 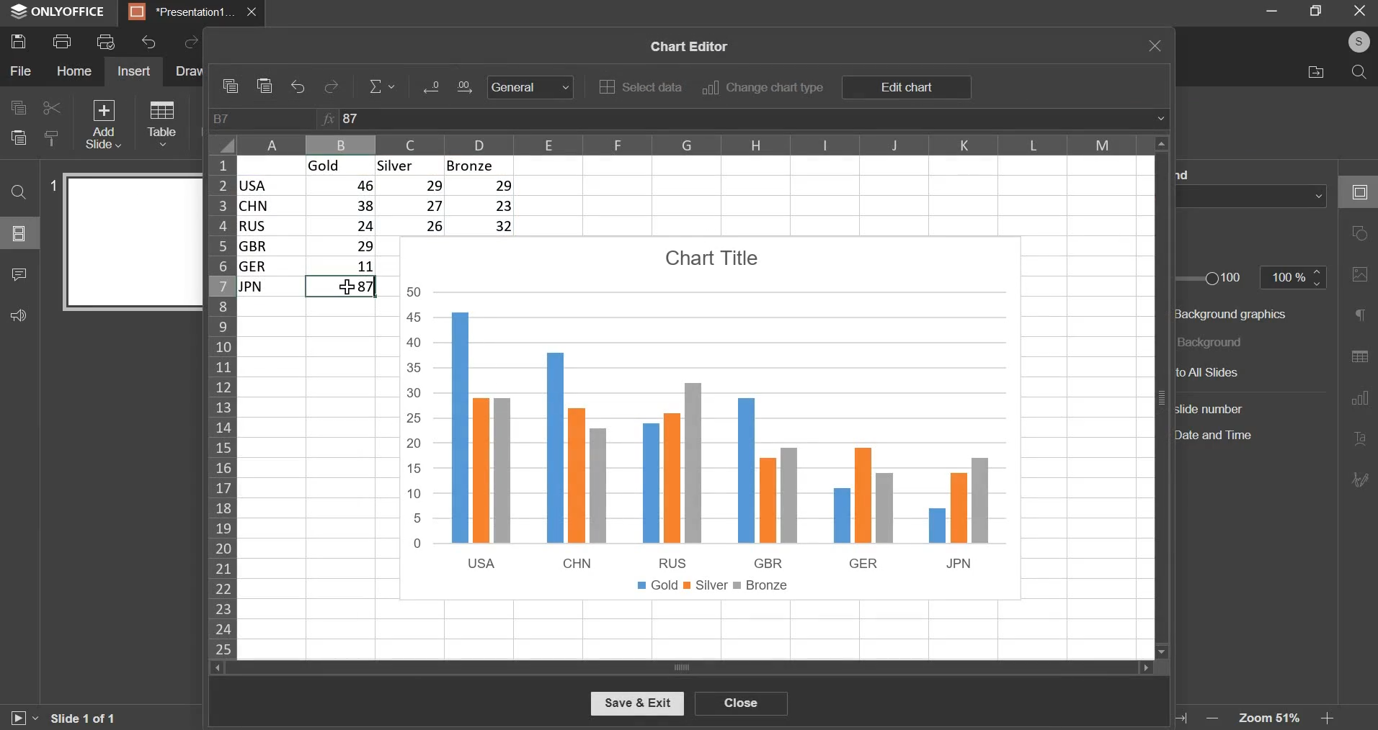 What do you see at coordinates (763, 88) in the screenshot?
I see `change chart type` at bounding box center [763, 88].